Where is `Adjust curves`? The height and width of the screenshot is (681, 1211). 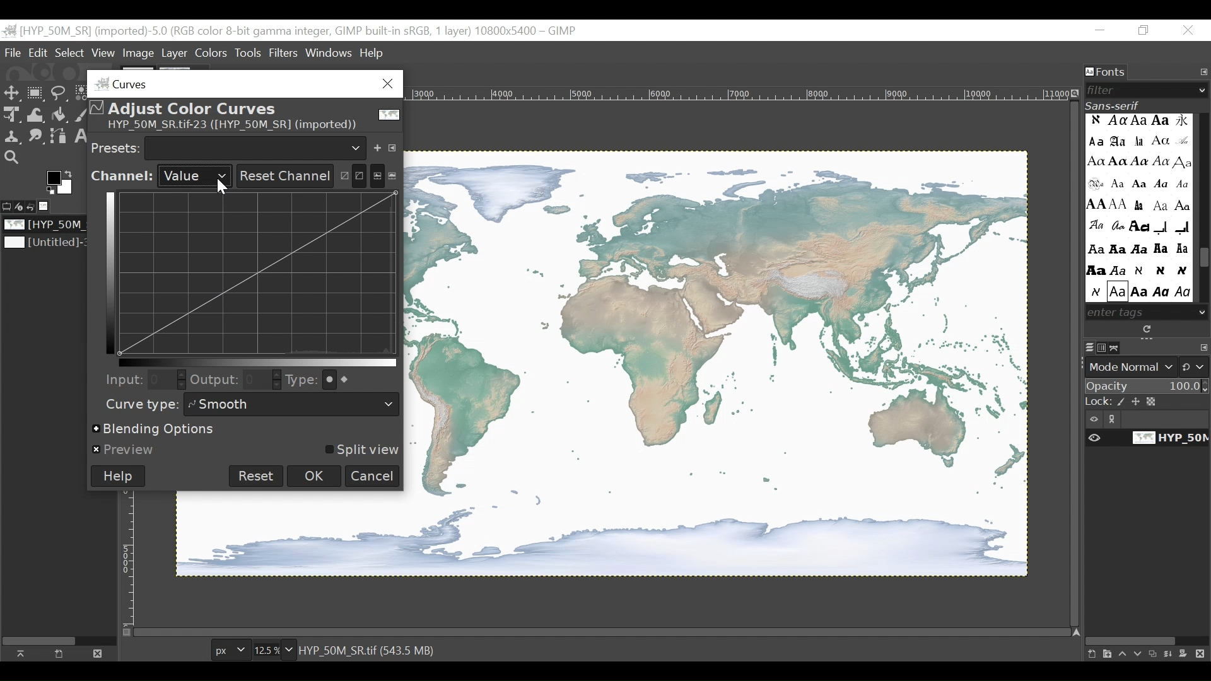
Adjust curves is located at coordinates (351, 173).